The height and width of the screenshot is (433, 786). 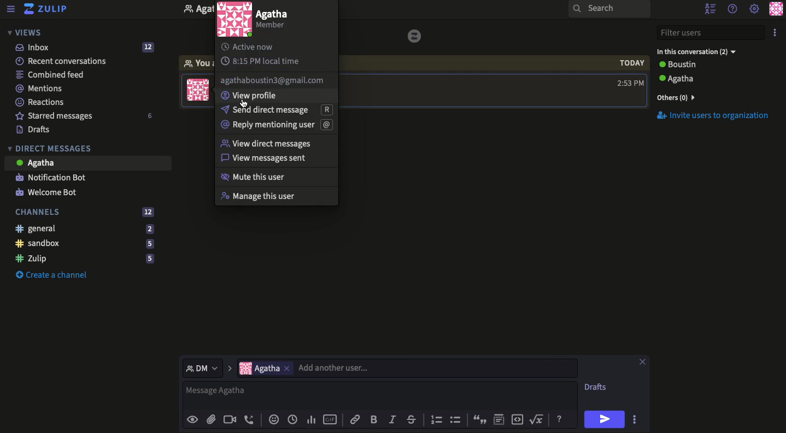 I want to click on Help, so click(x=733, y=8).